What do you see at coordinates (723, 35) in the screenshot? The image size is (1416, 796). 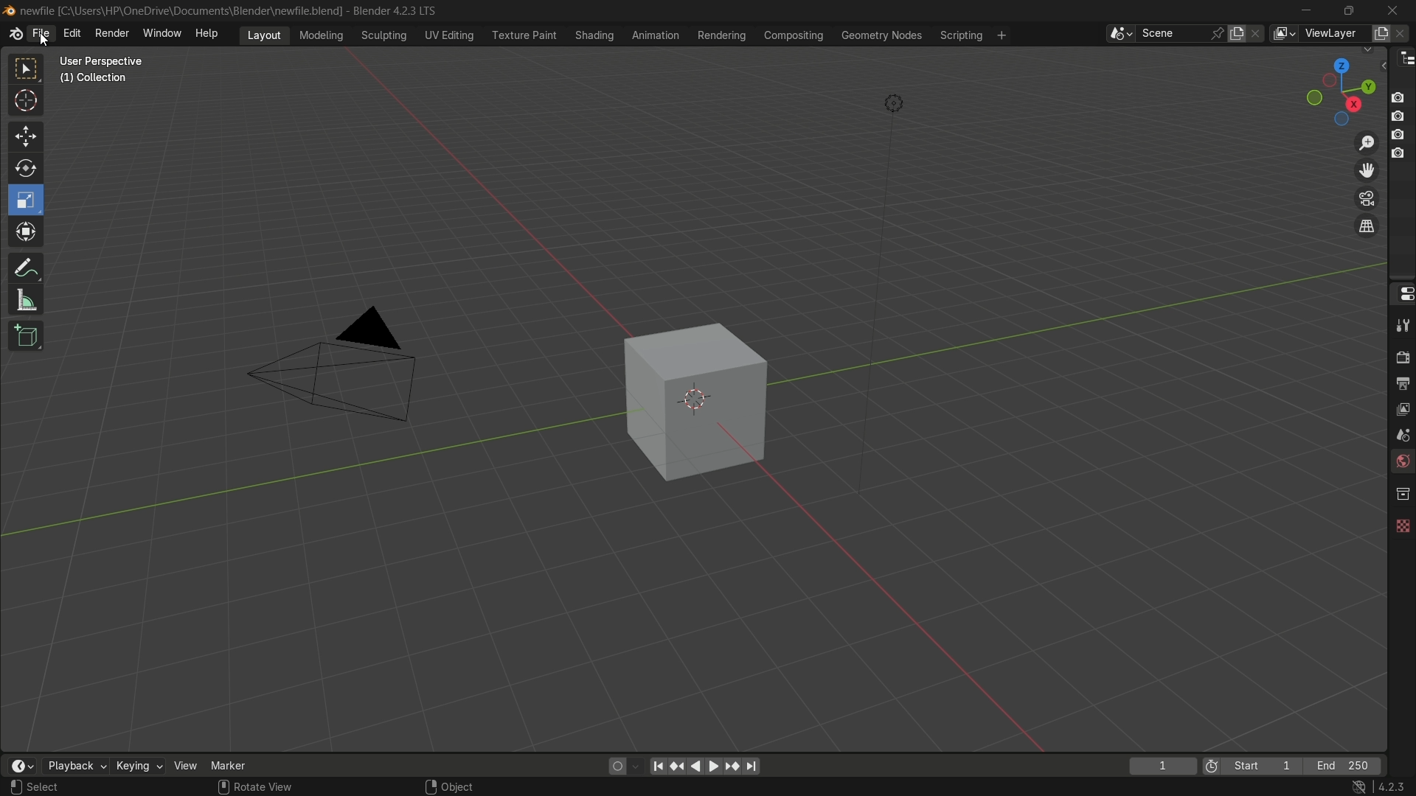 I see `rendering menu` at bounding box center [723, 35].